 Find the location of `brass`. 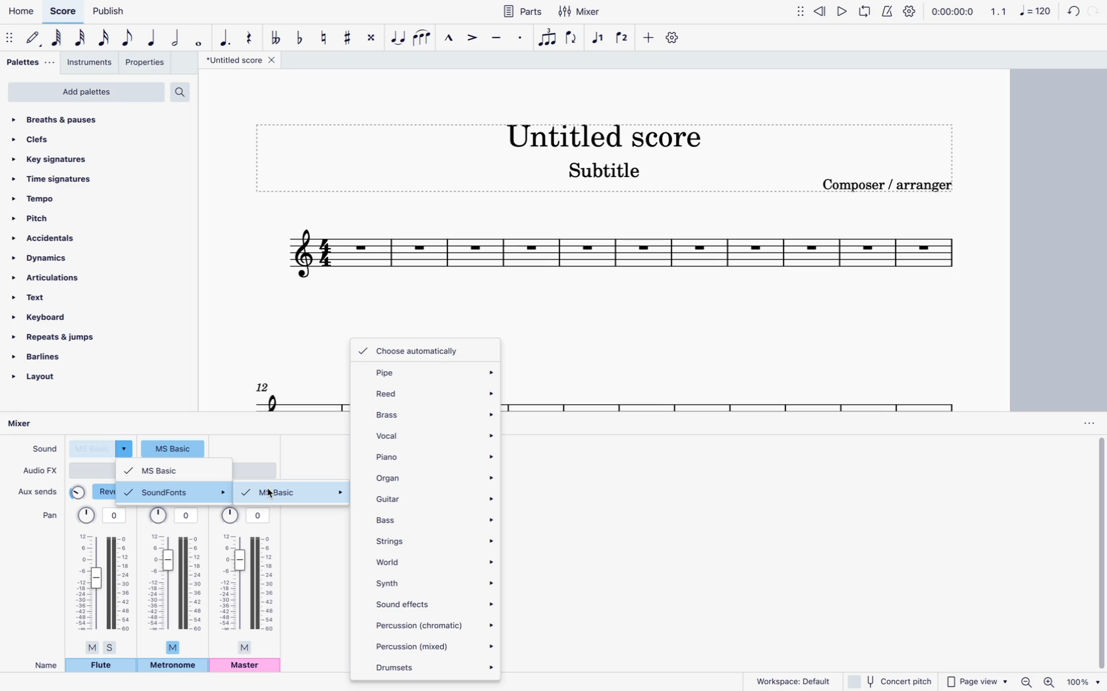

brass is located at coordinates (435, 412).